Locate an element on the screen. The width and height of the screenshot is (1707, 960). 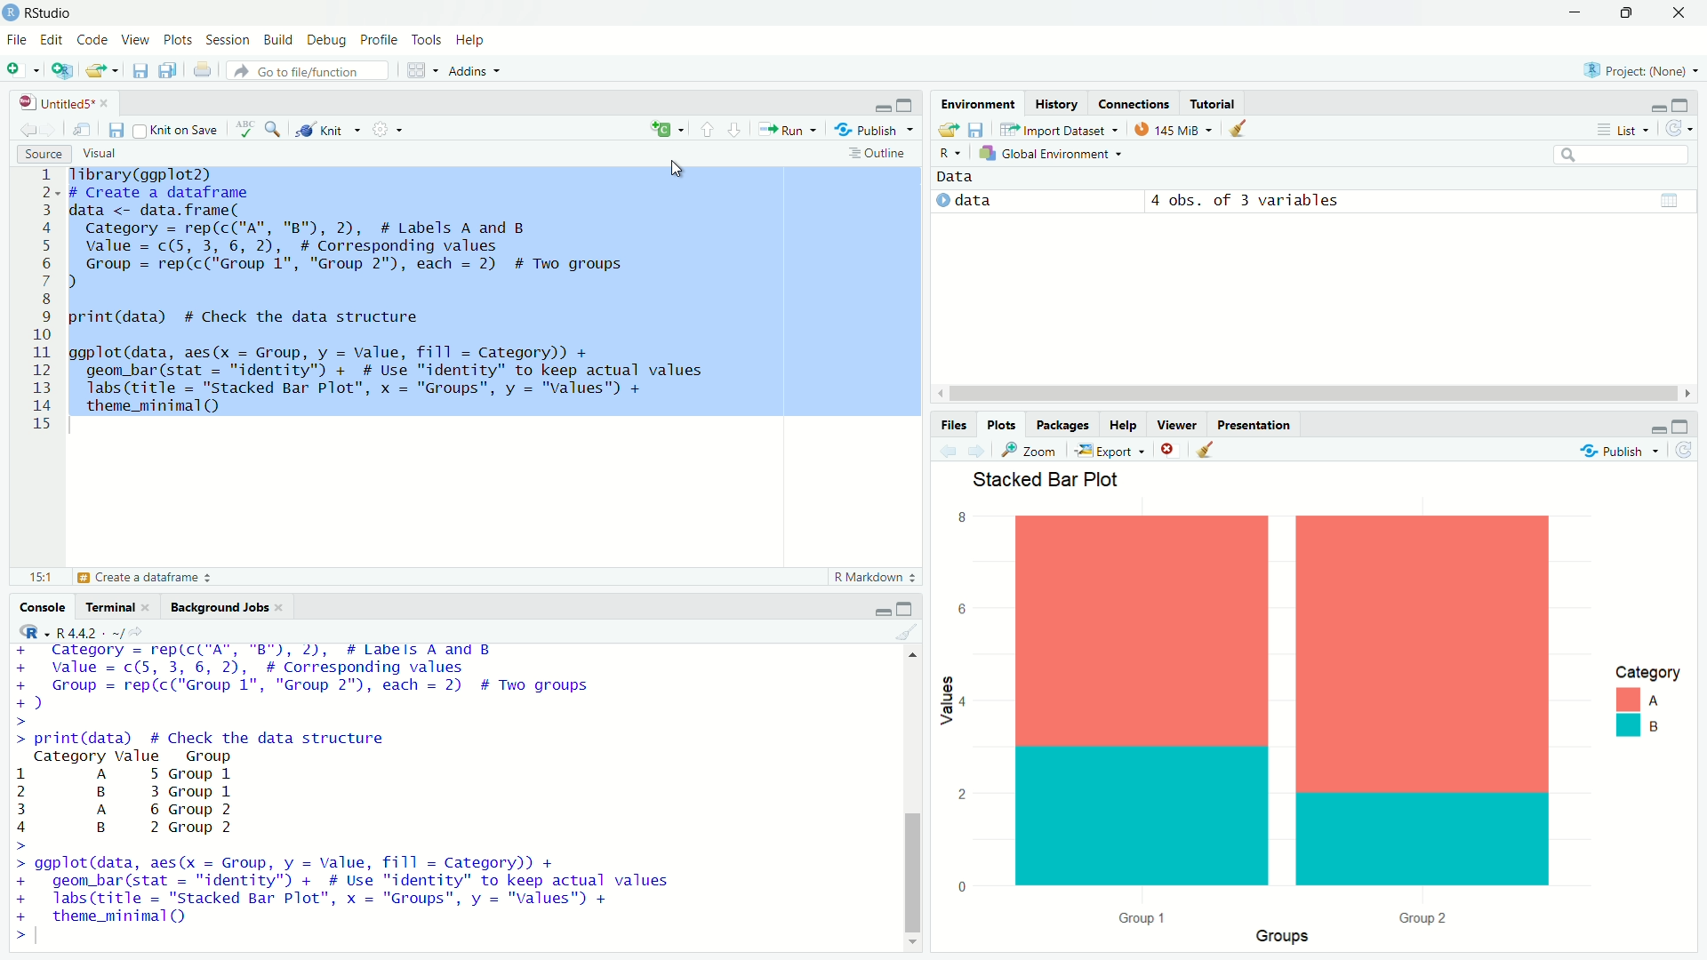
Visual is located at coordinates (116, 154).